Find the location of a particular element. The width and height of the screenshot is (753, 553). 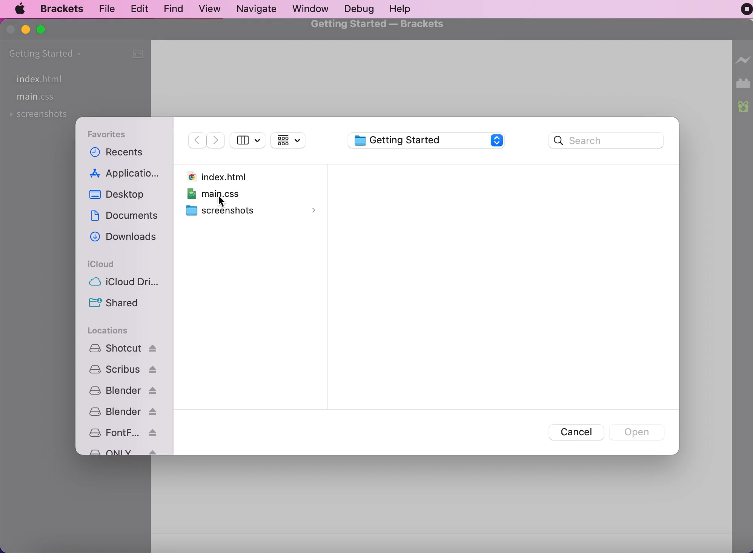

favorites is located at coordinates (114, 134).